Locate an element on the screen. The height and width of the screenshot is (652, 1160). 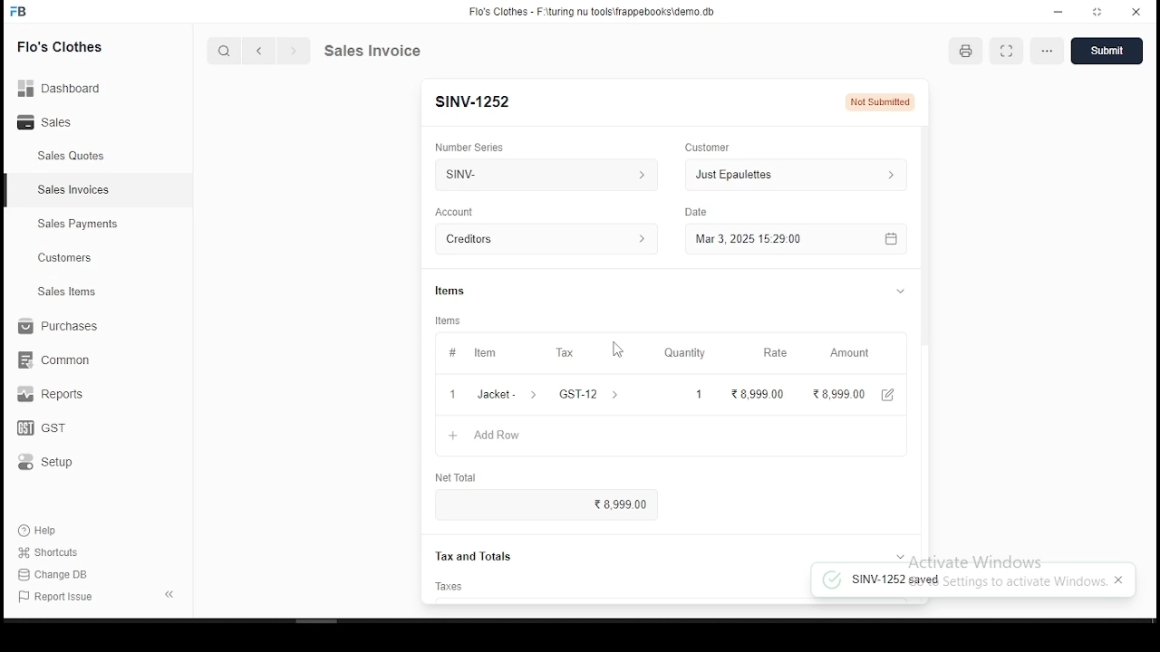
shortouts is located at coordinates (49, 552).